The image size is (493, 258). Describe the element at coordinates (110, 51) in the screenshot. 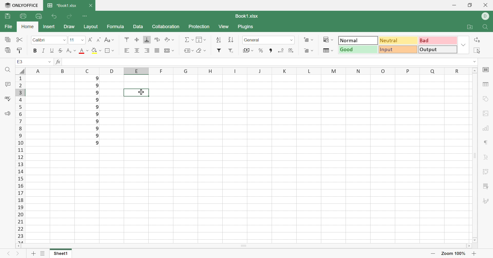

I see `Borders` at that location.